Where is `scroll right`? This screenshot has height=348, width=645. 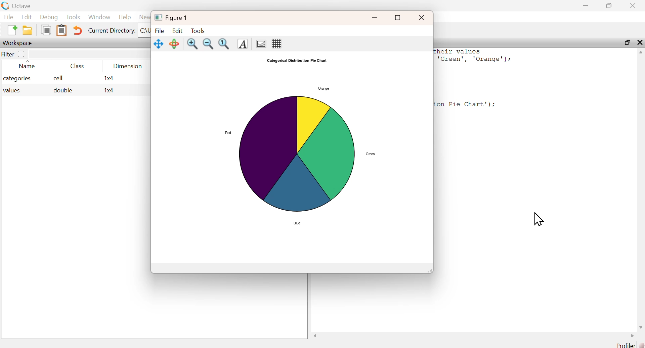
scroll right is located at coordinates (631, 335).